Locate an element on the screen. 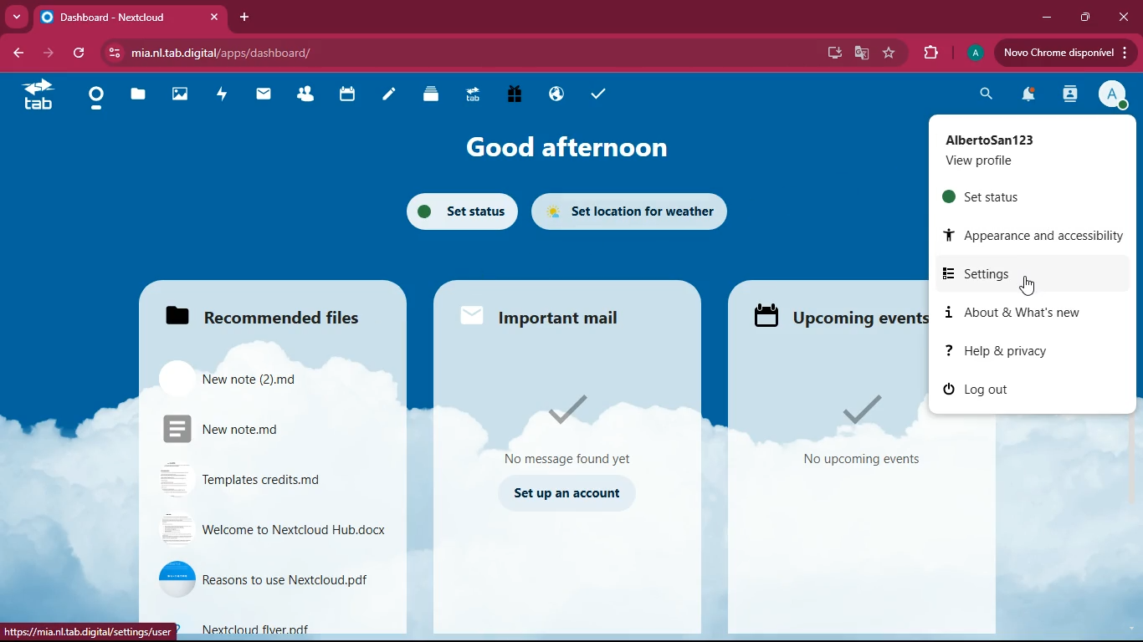 The width and height of the screenshot is (1143, 642). calendar is located at coordinates (345, 97).